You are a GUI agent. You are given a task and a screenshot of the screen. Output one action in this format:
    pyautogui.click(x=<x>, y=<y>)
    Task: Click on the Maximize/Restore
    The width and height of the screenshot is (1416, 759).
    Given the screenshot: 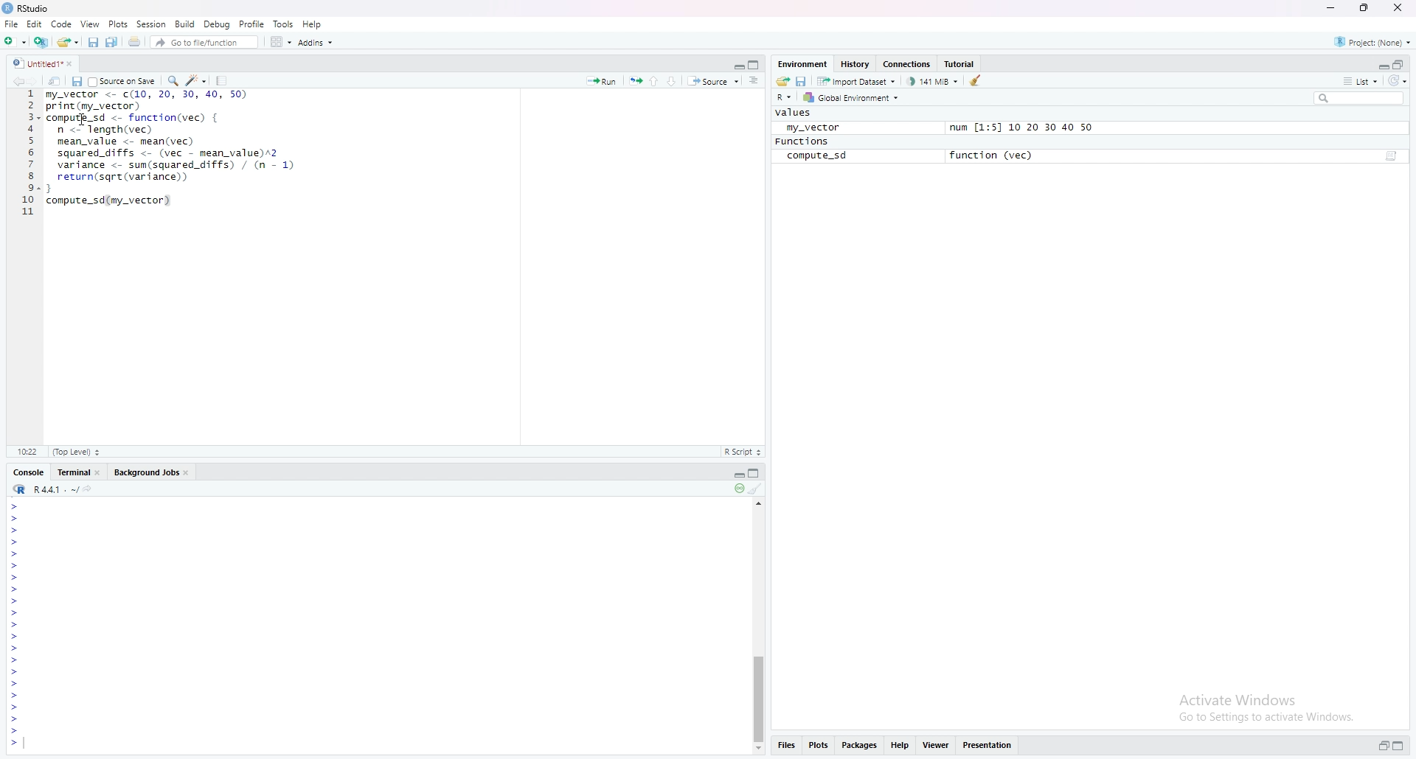 What is the action you would take?
    pyautogui.click(x=757, y=474)
    